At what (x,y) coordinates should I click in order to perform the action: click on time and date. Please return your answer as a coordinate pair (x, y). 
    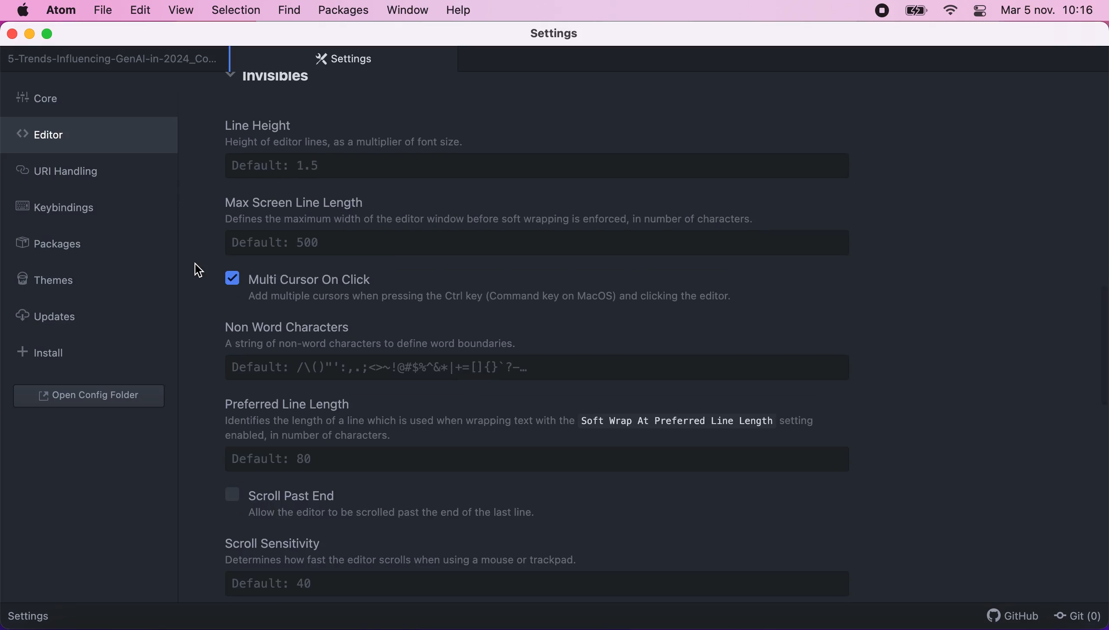
    Looking at the image, I should click on (1049, 13).